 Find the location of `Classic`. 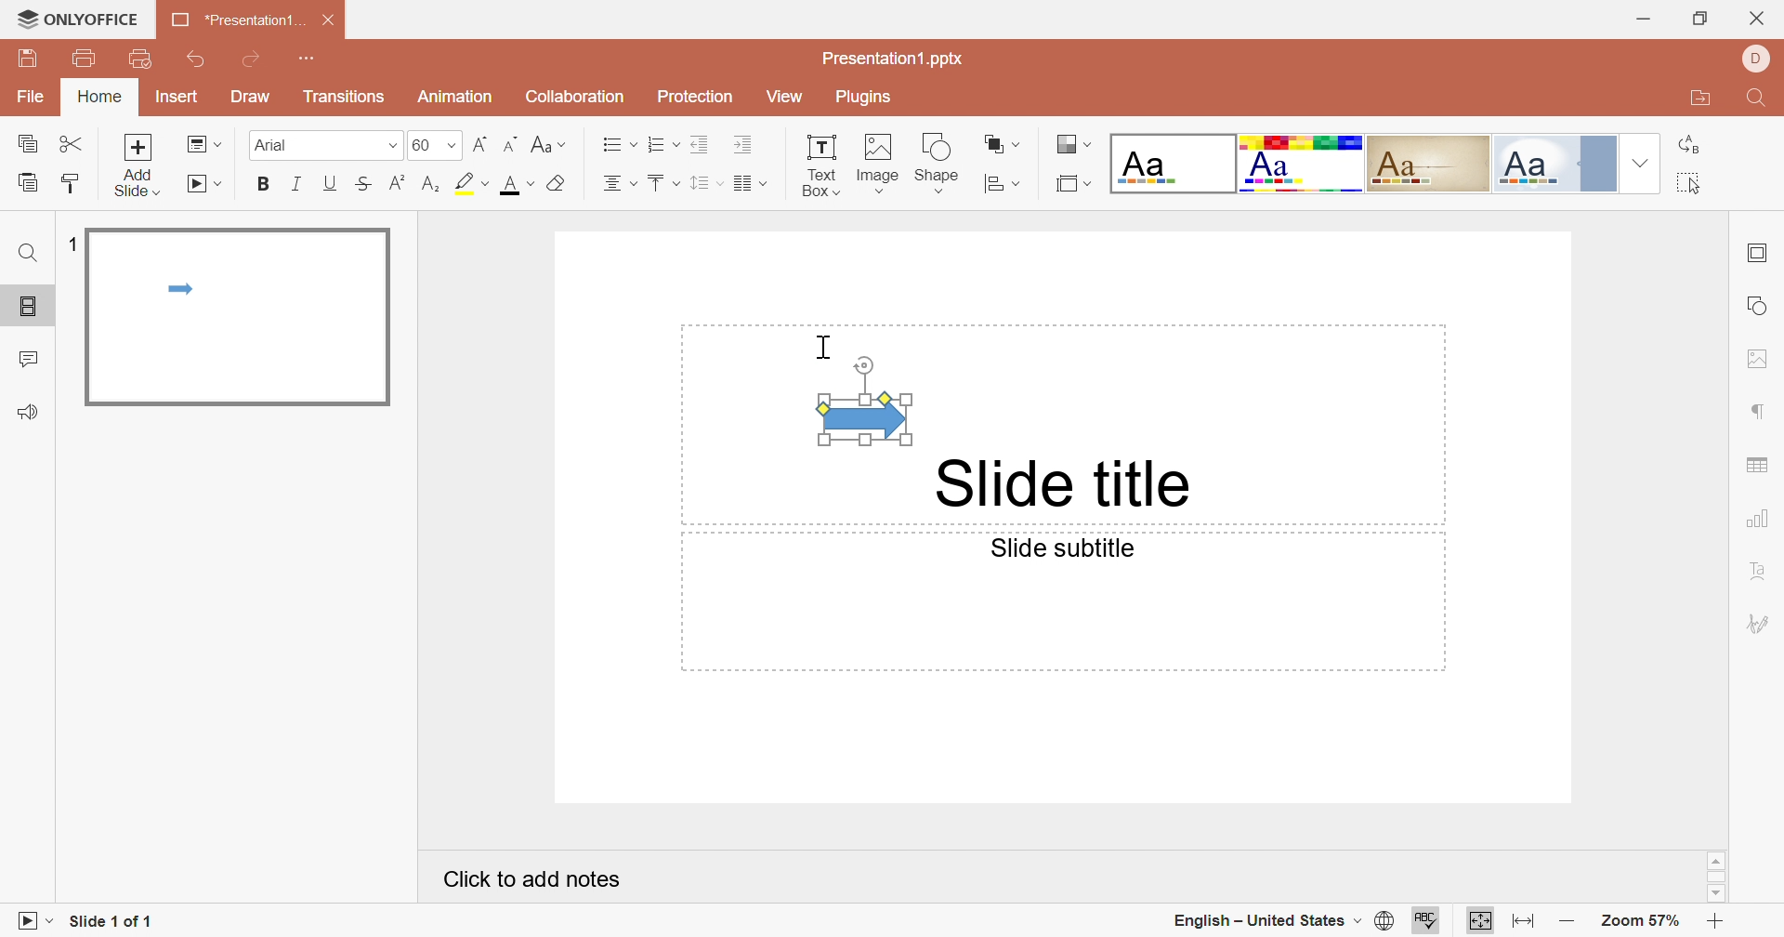

Classic is located at coordinates (1428, 163).